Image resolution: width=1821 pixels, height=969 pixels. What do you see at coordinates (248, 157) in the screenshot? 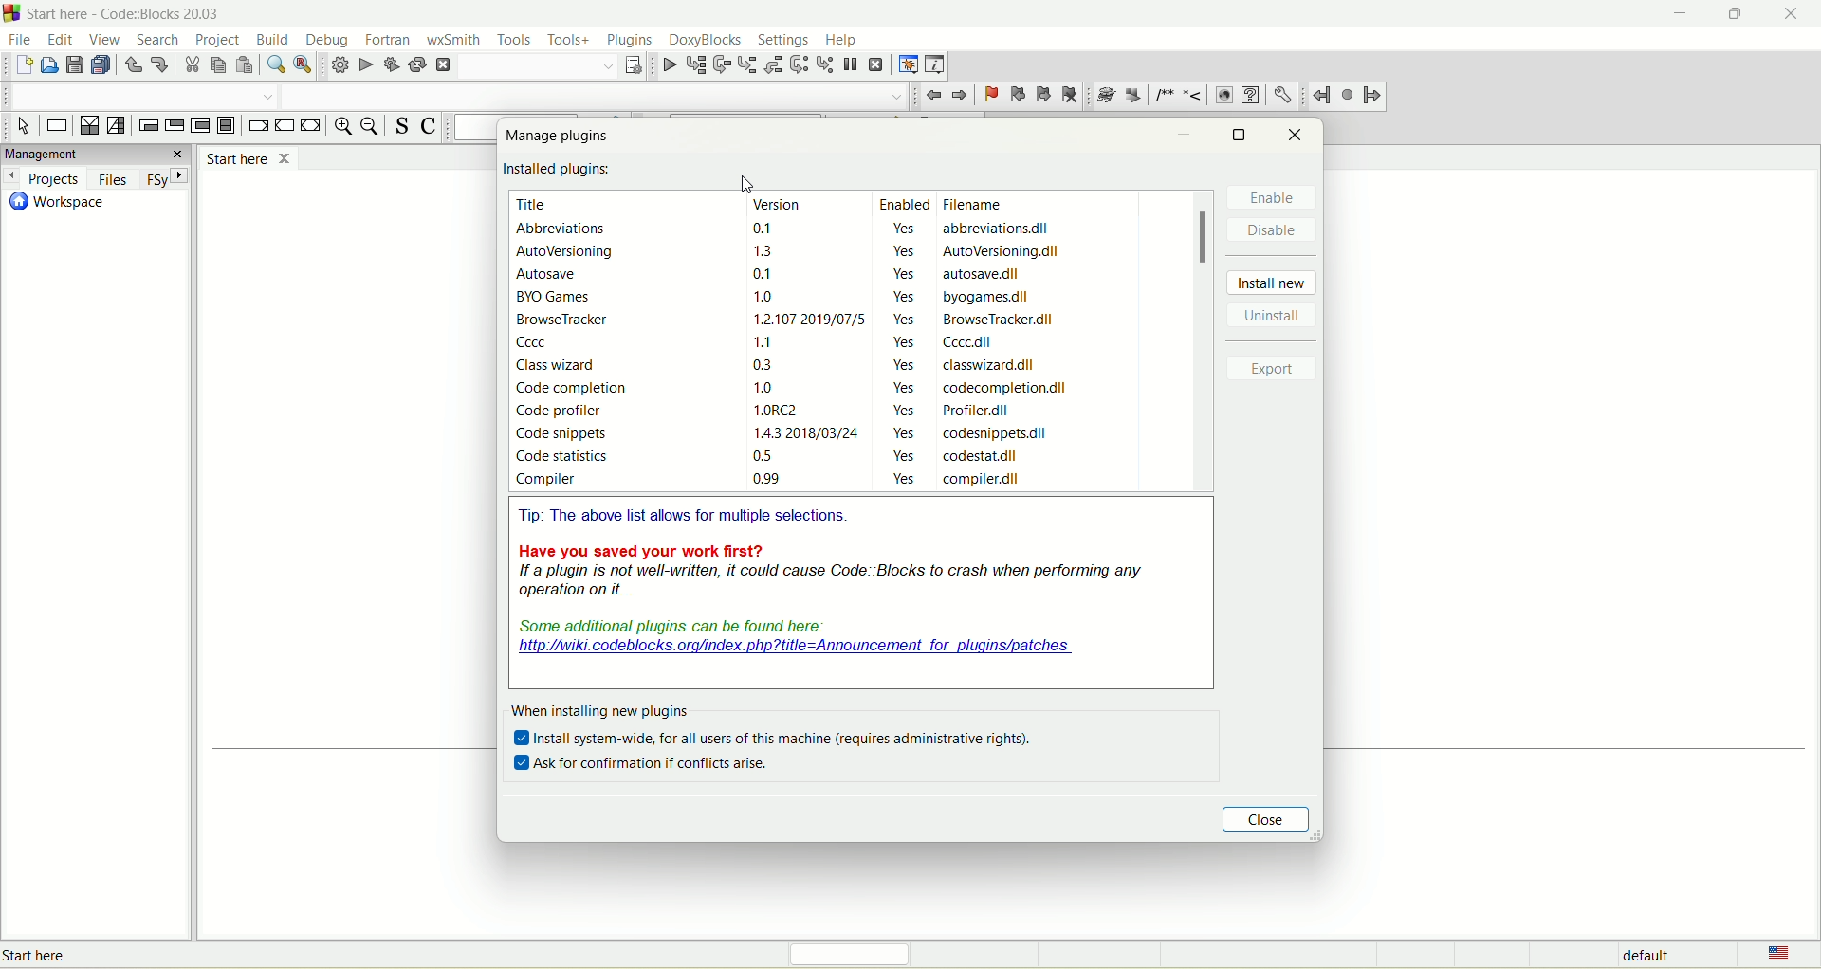
I see `start here` at bounding box center [248, 157].